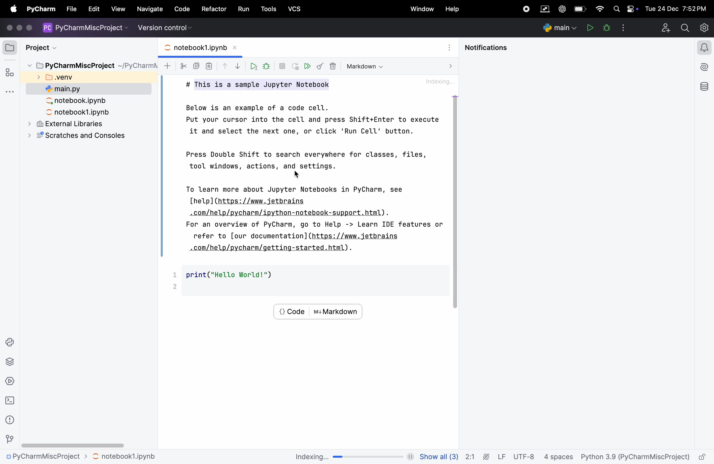  I want to click on apple widgets, so click(623, 7).